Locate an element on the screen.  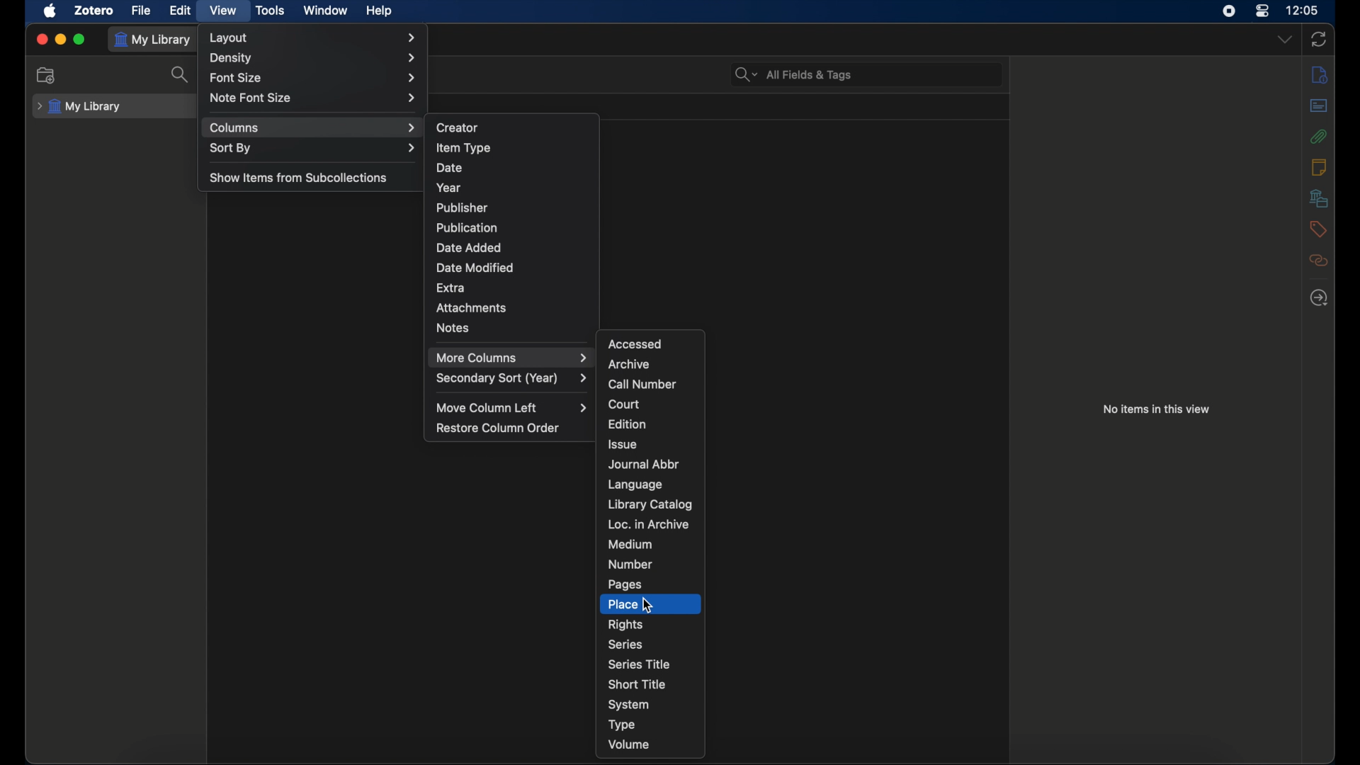
help is located at coordinates (380, 11).